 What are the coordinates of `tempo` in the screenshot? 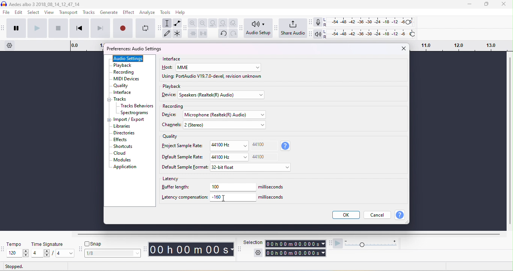 It's located at (15, 245).